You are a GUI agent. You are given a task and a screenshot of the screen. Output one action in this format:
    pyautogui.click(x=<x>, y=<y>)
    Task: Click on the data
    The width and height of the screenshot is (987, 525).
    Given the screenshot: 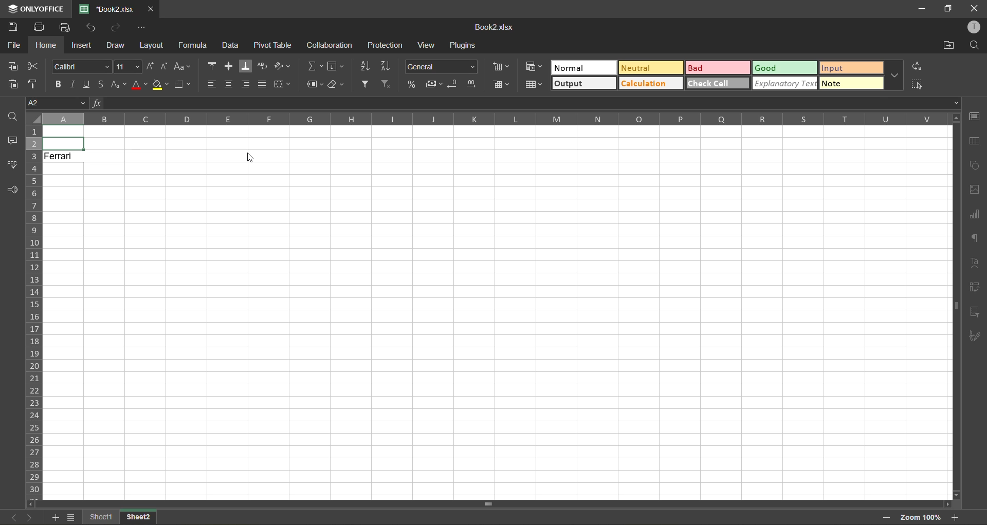 What is the action you would take?
    pyautogui.click(x=231, y=46)
    